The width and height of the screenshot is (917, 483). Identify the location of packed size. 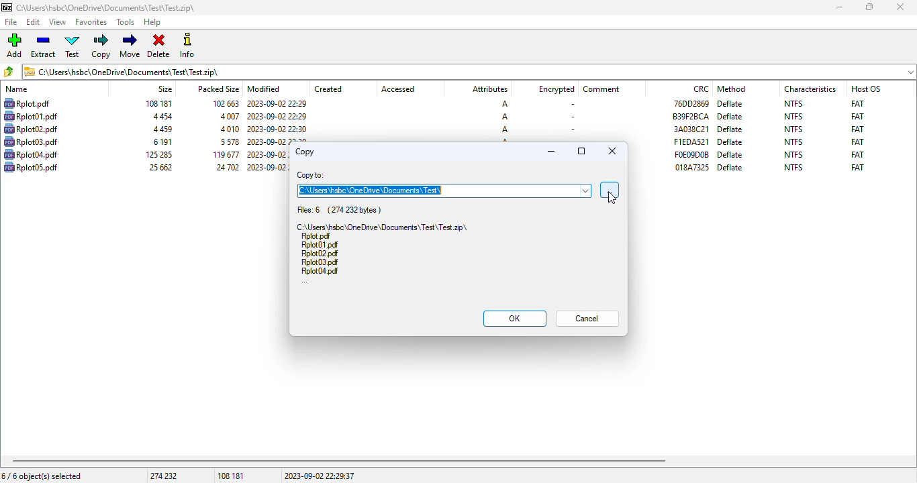
(218, 88).